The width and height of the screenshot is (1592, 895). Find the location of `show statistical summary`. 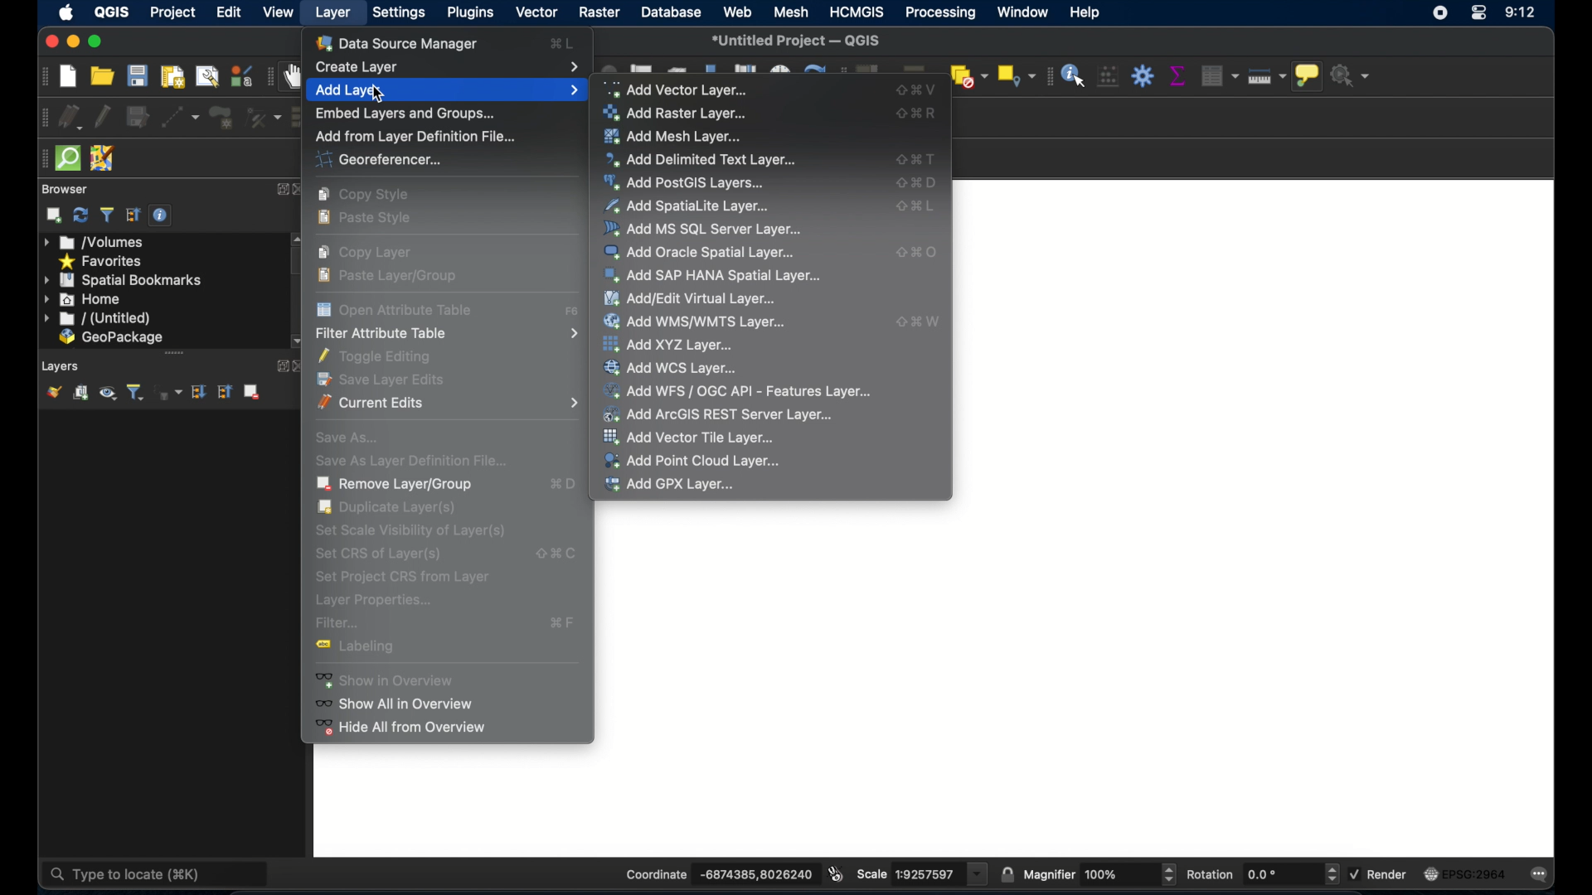

show statistical summary is located at coordinates (1177, 73).